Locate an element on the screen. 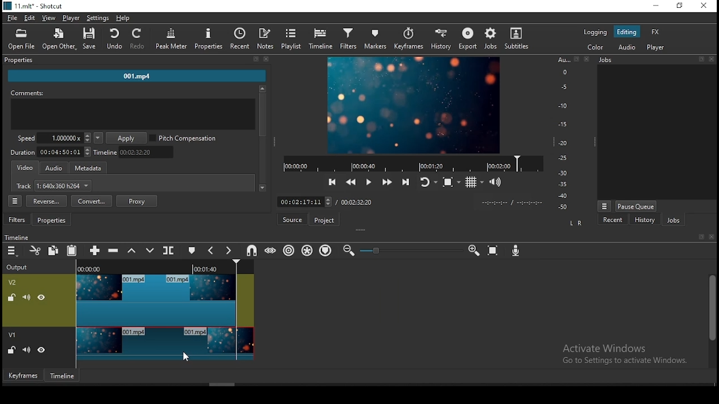  audio is located at coordinates (54, 168).